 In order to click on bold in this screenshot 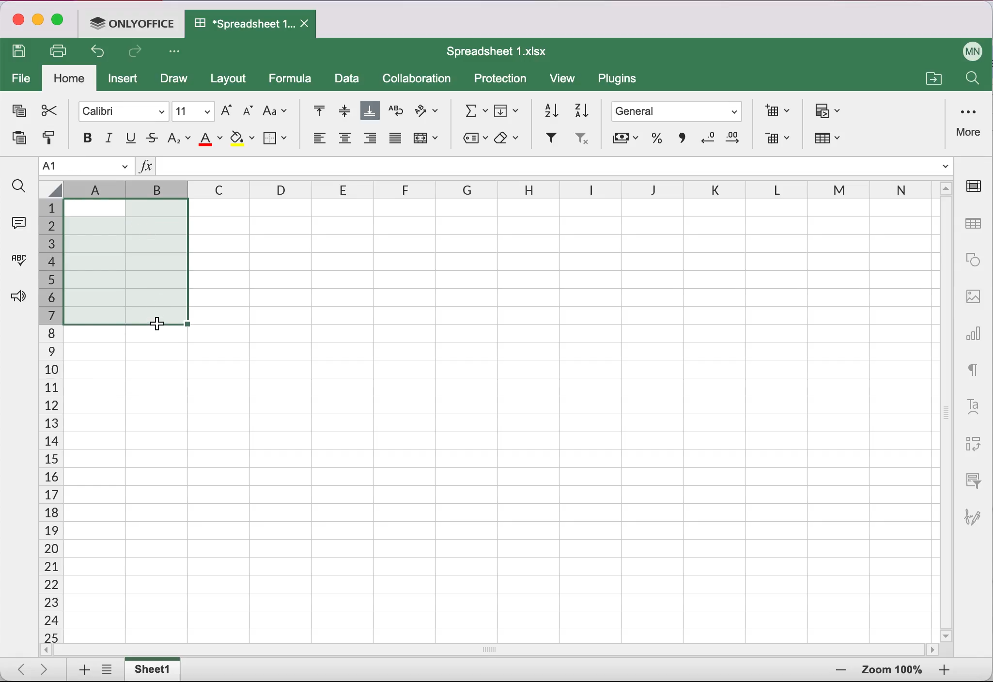, I will do `click(82, 138)`.